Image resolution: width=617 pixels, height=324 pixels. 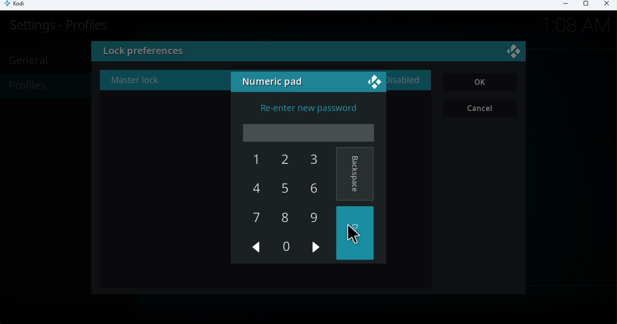 What do you see at coordinates (355, 174) in the screenshot?
I see `Backspace` at bounding box center [355, 174].